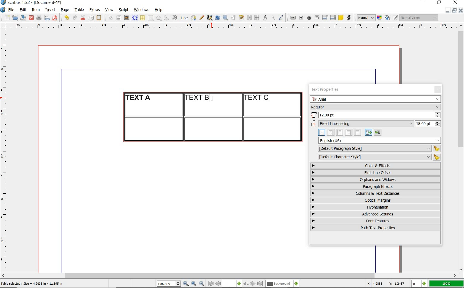  What do you see at coordinates (375, 115) in the screenshot?
I see `font size` at bounding box center [375, 115].